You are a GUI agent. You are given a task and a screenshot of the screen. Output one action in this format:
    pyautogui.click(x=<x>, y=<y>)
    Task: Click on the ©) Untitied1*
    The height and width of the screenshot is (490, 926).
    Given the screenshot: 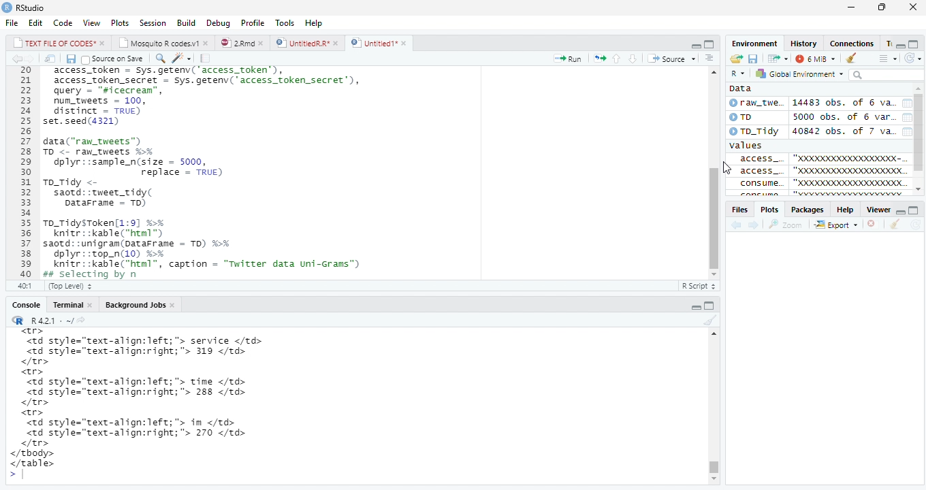 What is the action you would take?
    pyautogui.click(x=383, y=44)
    